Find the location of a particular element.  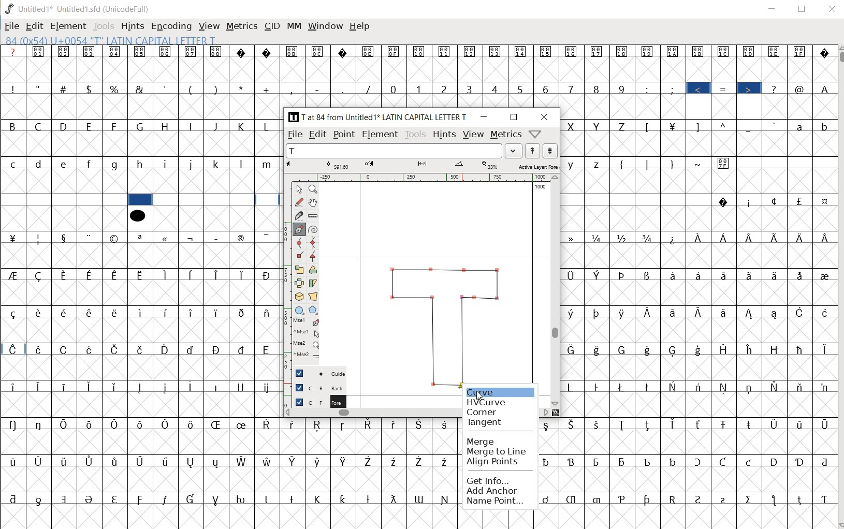

Symbol is located at coordinates (777, 237).